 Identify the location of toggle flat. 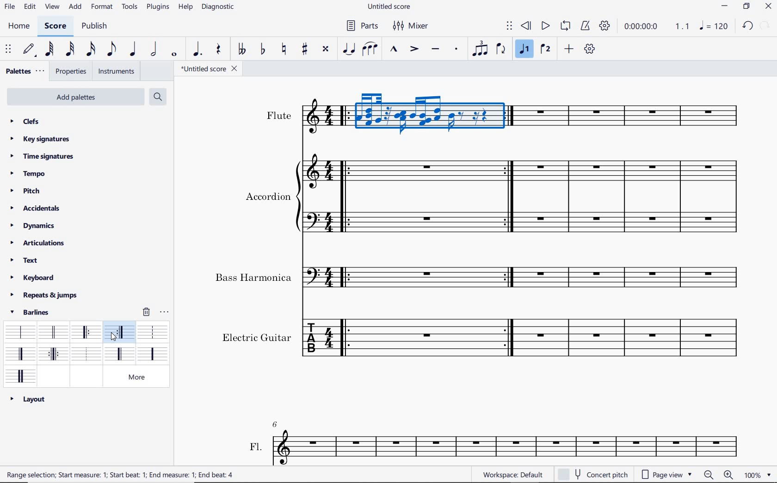
(263, 50).